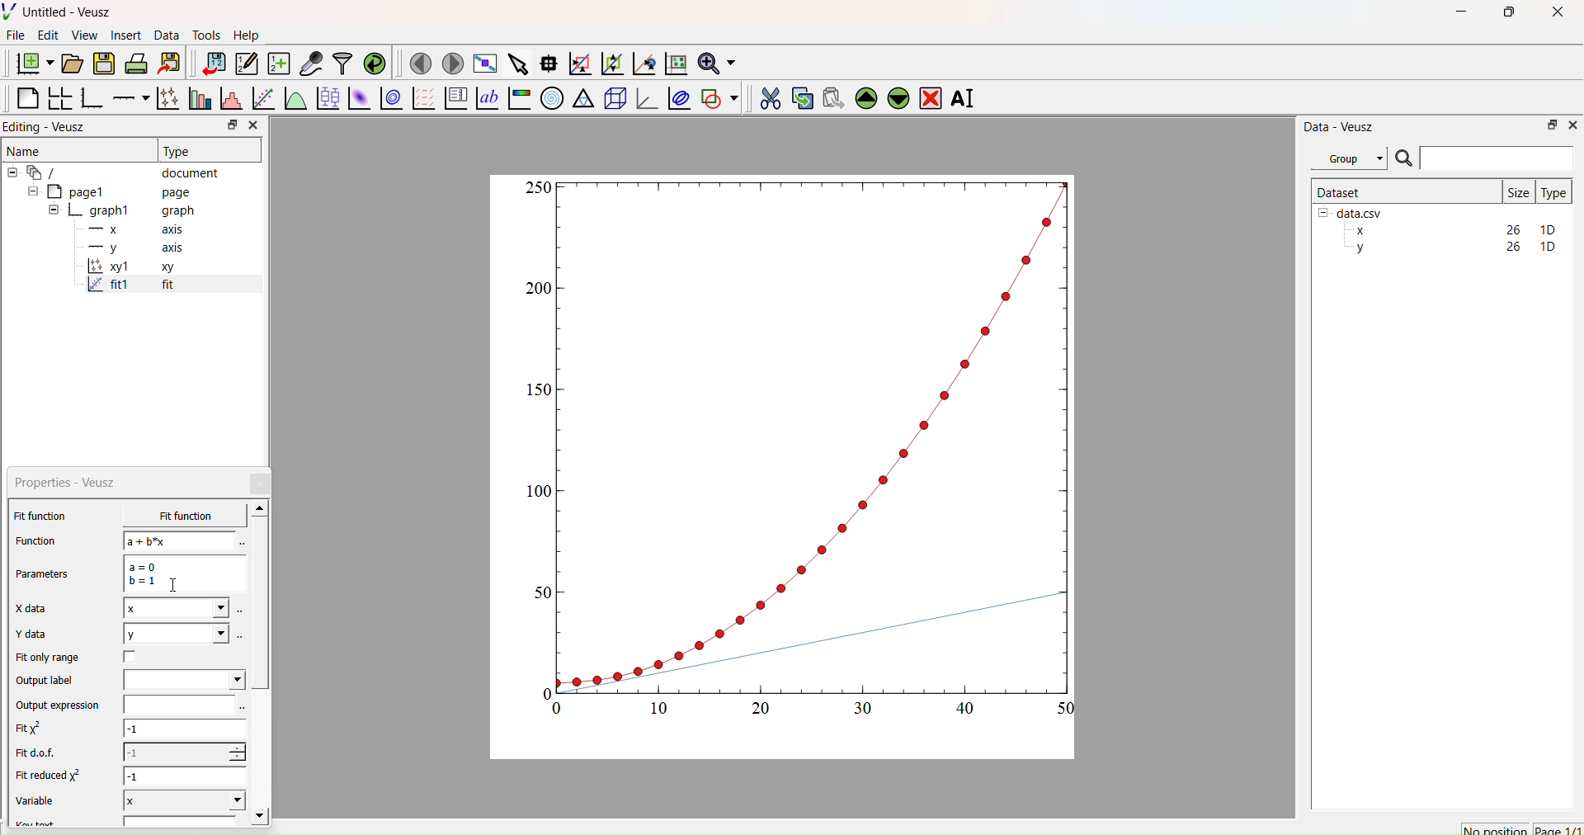 Image resolution: width=1584 pixels, height=835 pixels. Describe the element at coordinates (674, 63) in the screenshot. I see `Reset graph axis` at that location.